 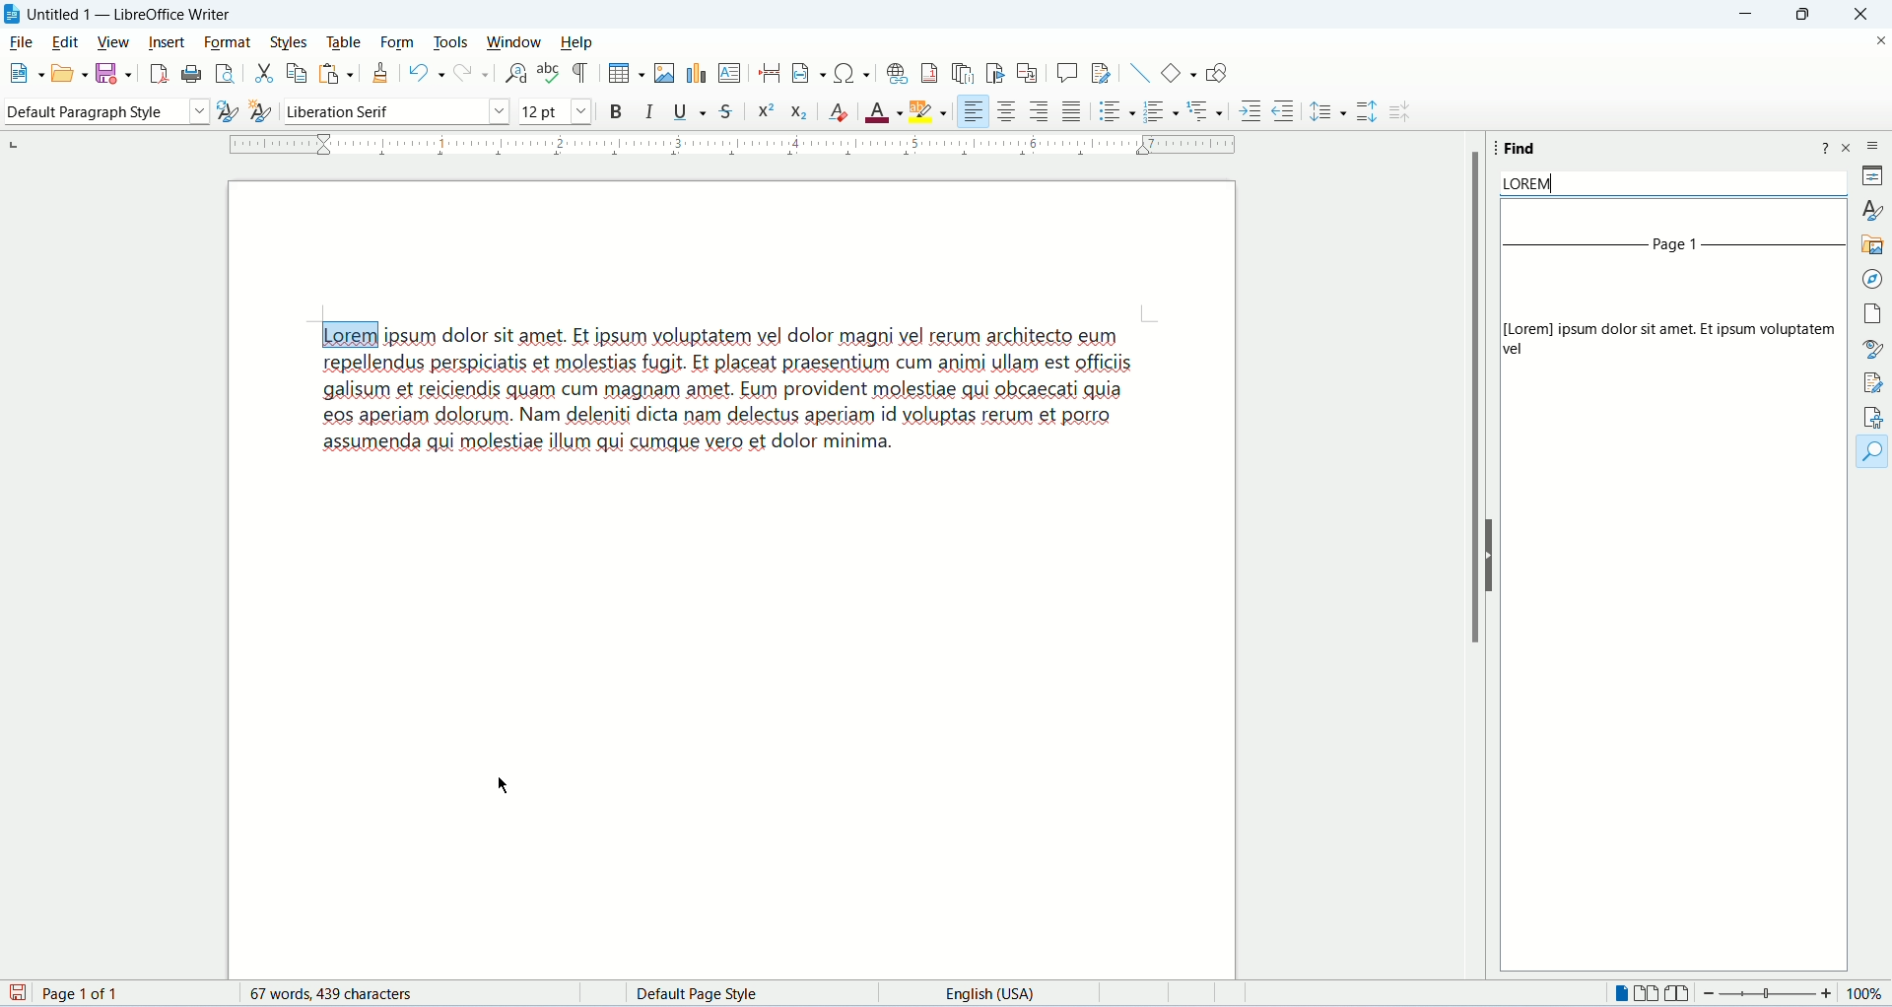 What do you see at coordinates (65, 73) in the screenshot?
I see `open` at bounding box center [65, 73].